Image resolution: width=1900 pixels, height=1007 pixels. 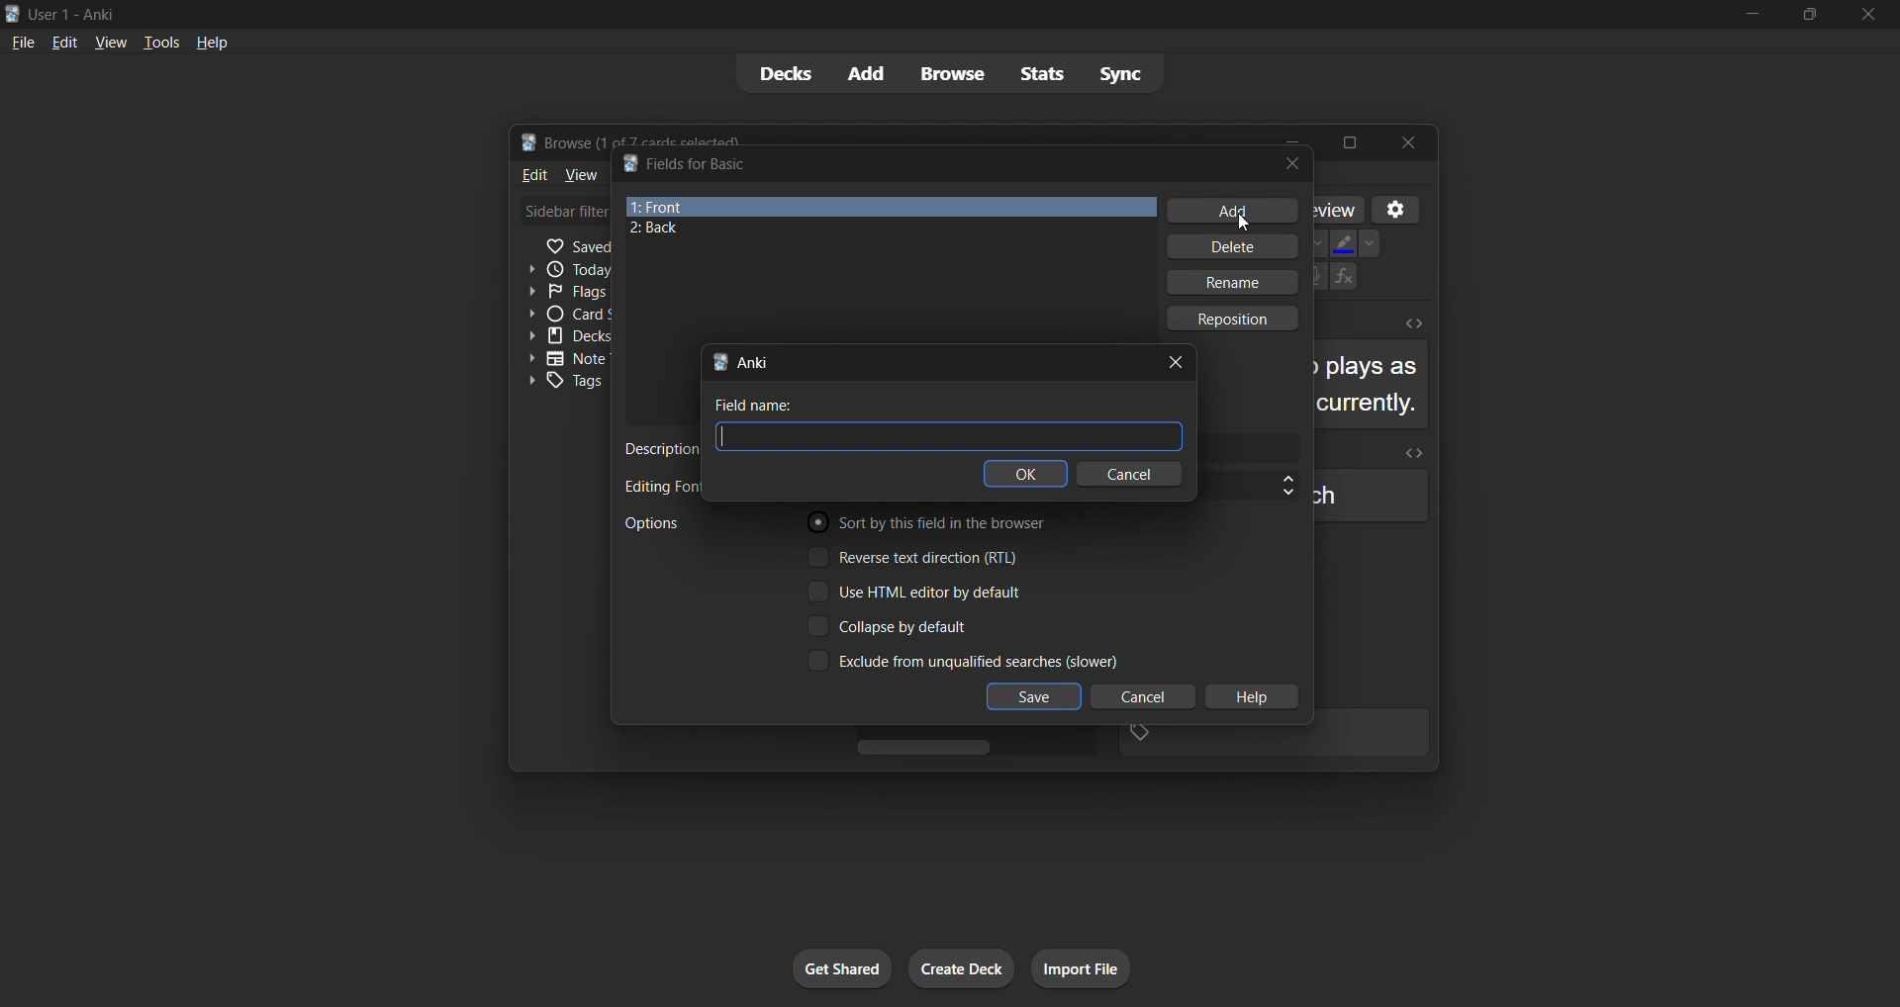 What do you see at coordinates (879, 230) in the screenshot?
I see `back field` at bounding box center [879, 230].